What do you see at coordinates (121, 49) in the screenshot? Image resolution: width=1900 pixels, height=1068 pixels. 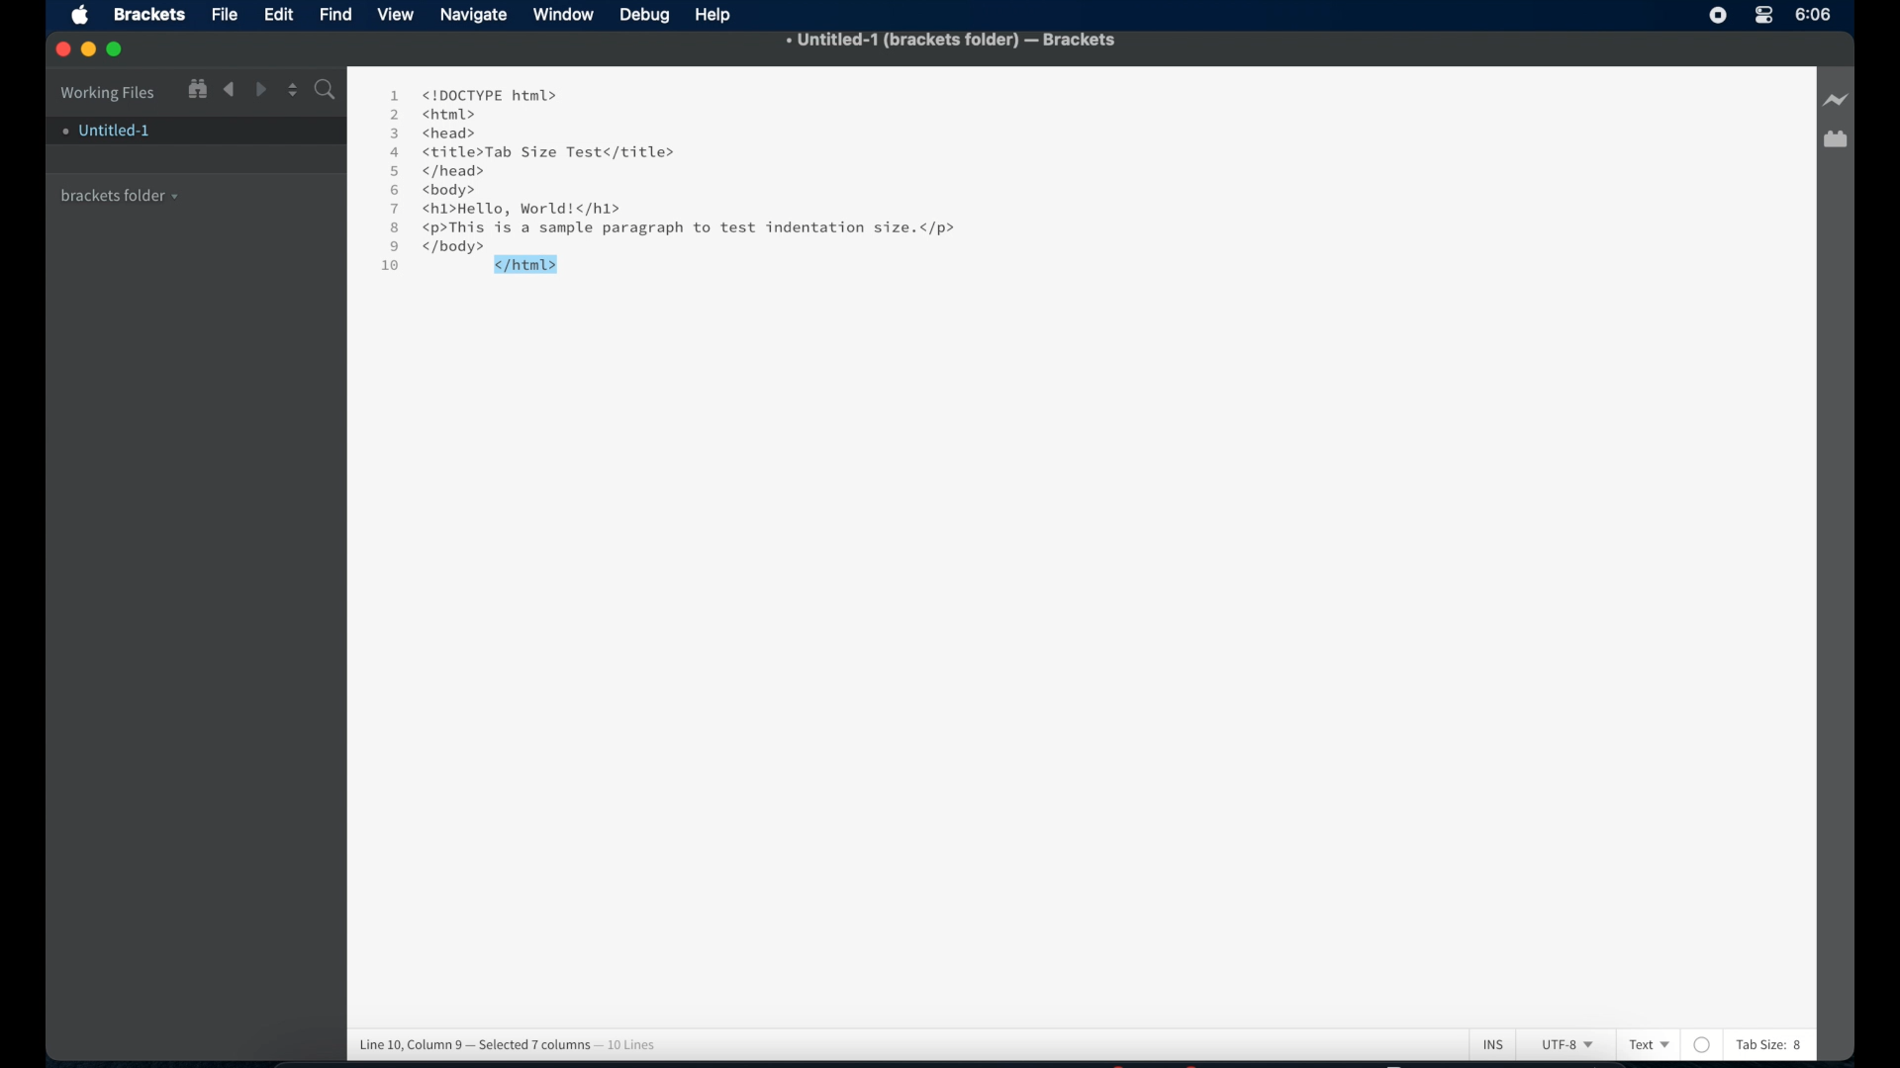 I see `Maximize` at bounding box center [121, 49].